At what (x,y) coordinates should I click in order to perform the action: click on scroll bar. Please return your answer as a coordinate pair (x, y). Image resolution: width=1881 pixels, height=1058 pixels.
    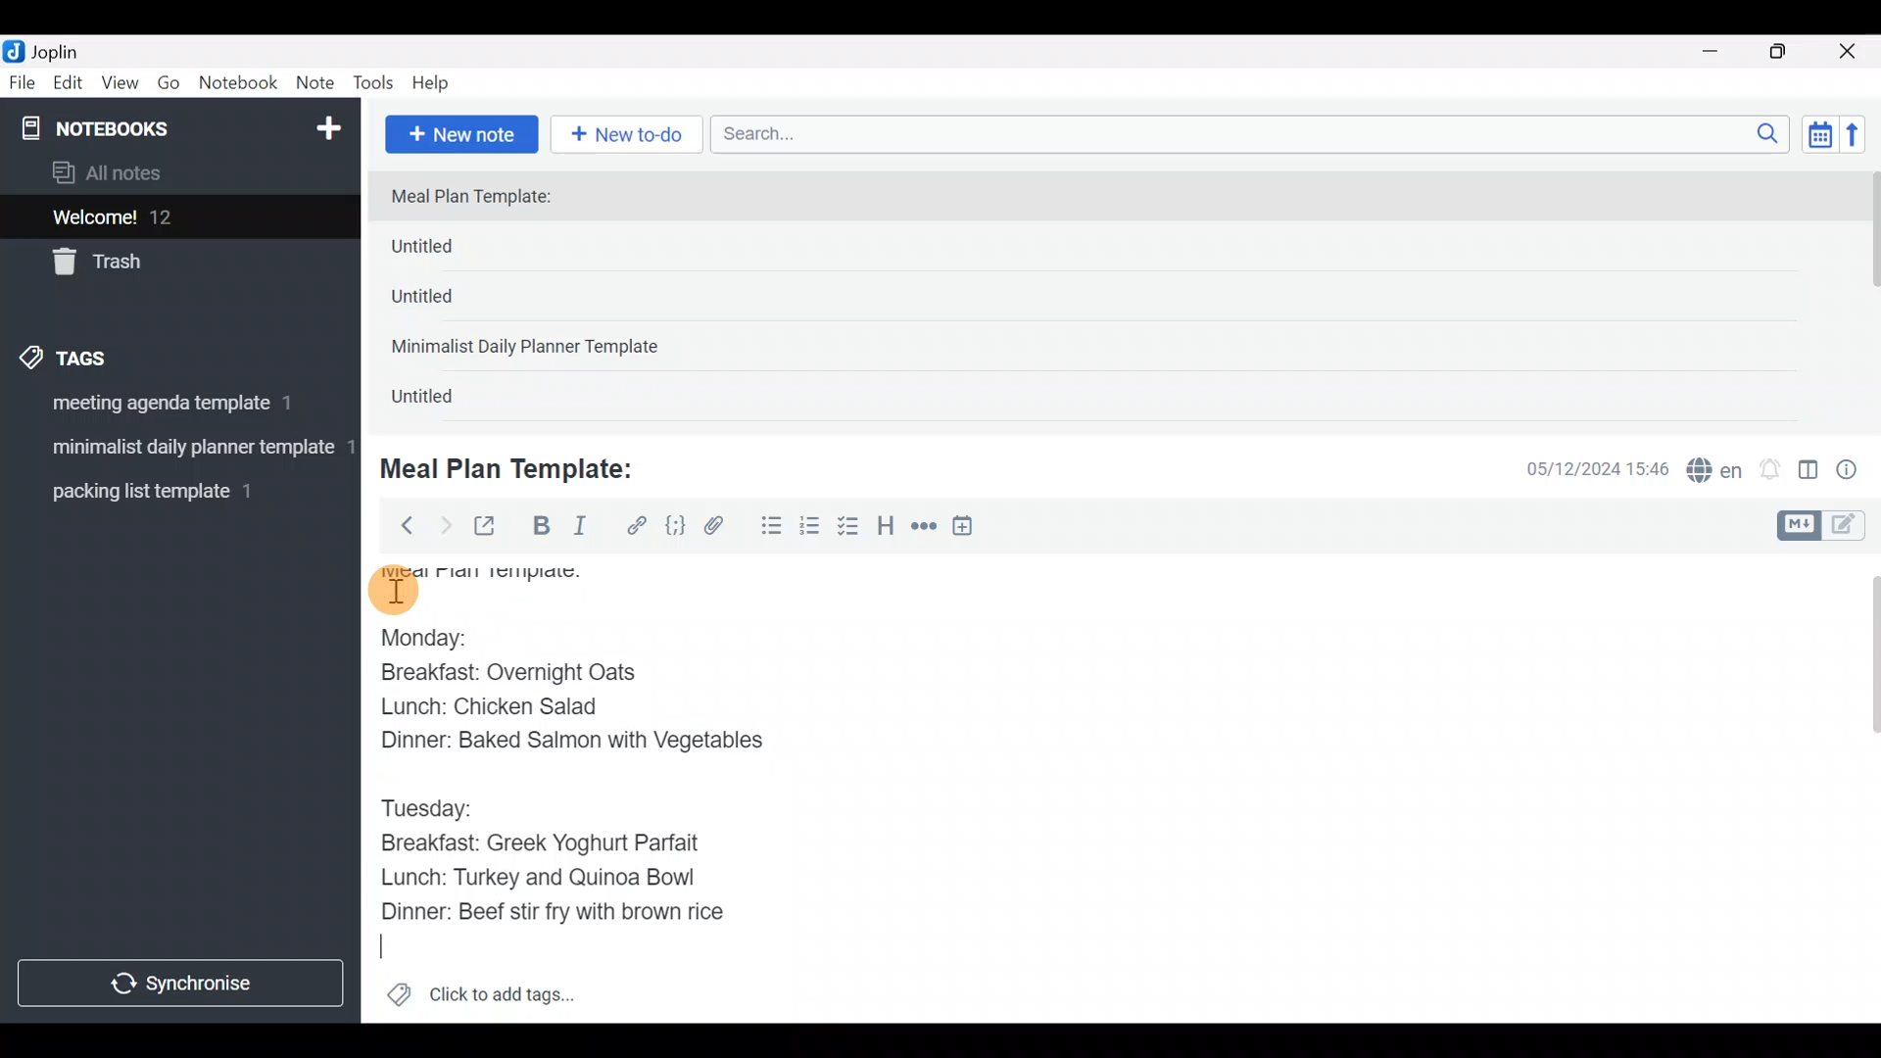
    Looking at the image, I should click on (1868, 296).